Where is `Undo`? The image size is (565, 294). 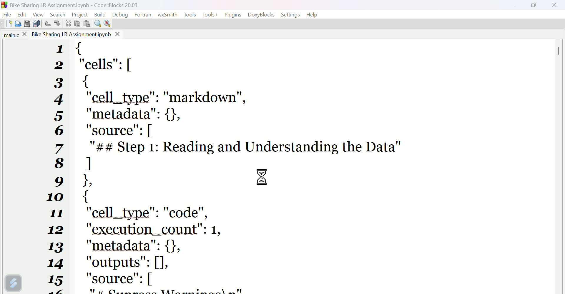 Undo is located at coordinates (48, 24).